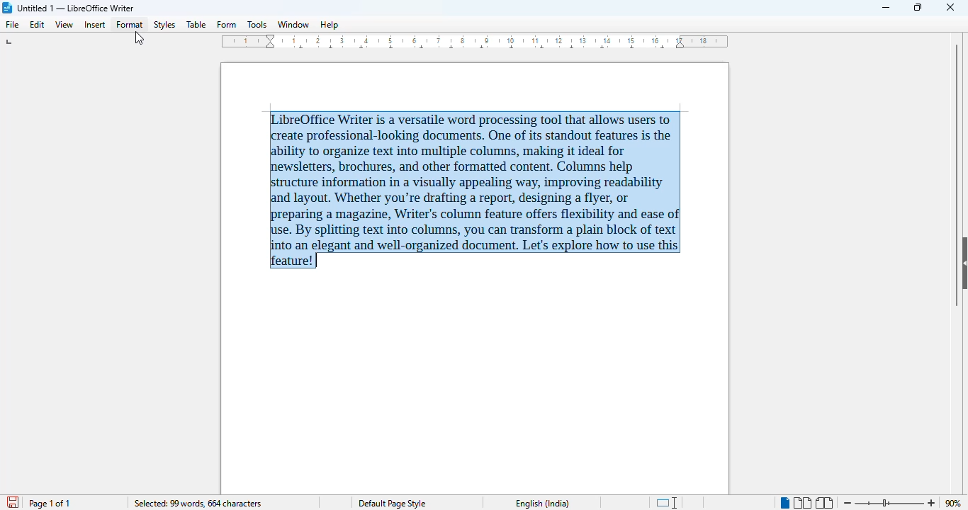 The width and height of the screenshot is (968, 510). Describe the element at coordinates (330, 25) in the screenshot. I see `help` at that location.